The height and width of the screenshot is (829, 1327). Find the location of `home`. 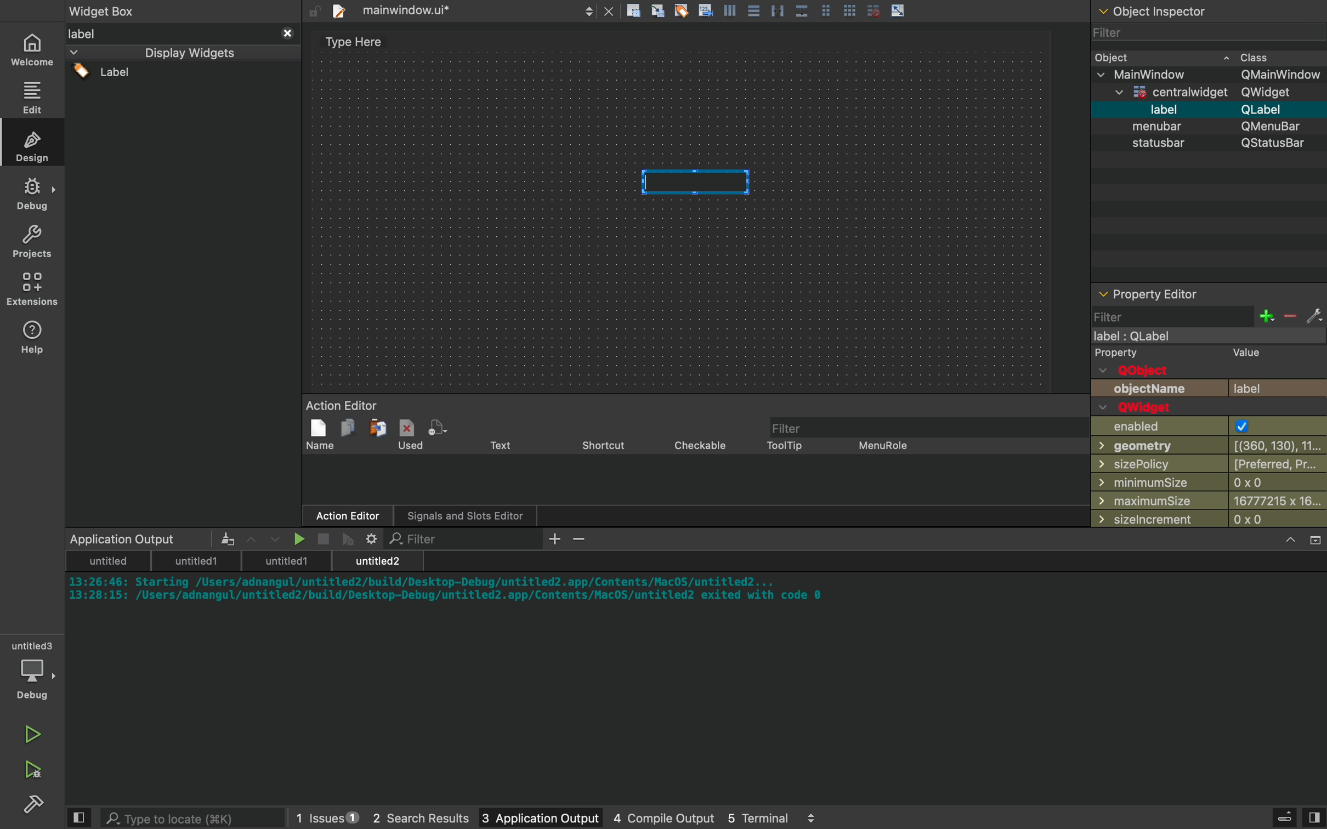

home is located at coordinates (35, 49).